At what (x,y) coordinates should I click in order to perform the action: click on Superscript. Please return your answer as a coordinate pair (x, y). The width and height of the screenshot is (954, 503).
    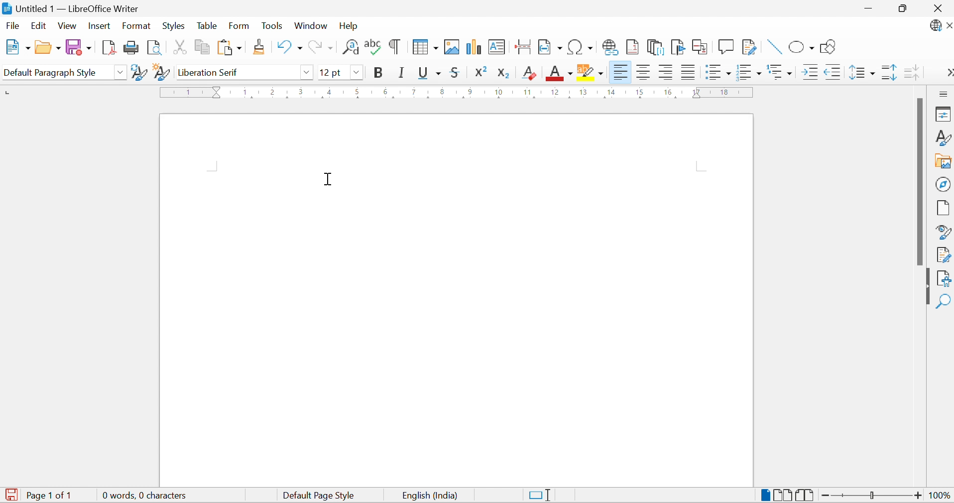
    Looking at the image, I should click on (484, 71).